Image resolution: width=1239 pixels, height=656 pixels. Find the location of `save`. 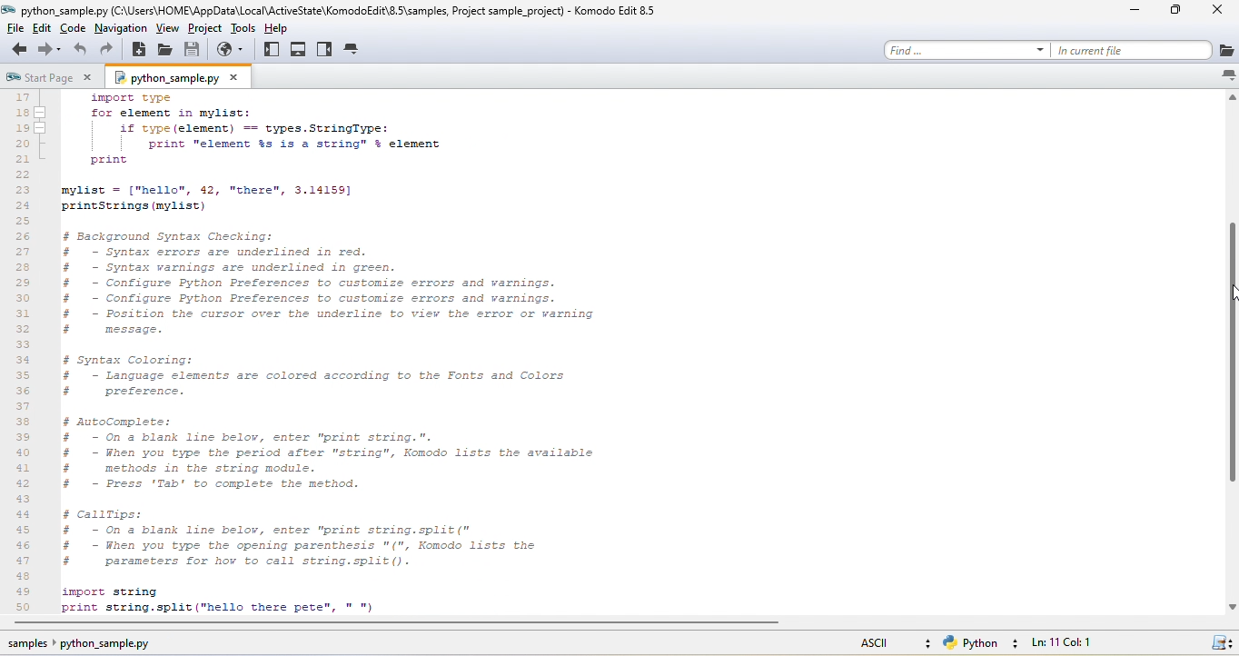

save is located at coordinates (193, 49).